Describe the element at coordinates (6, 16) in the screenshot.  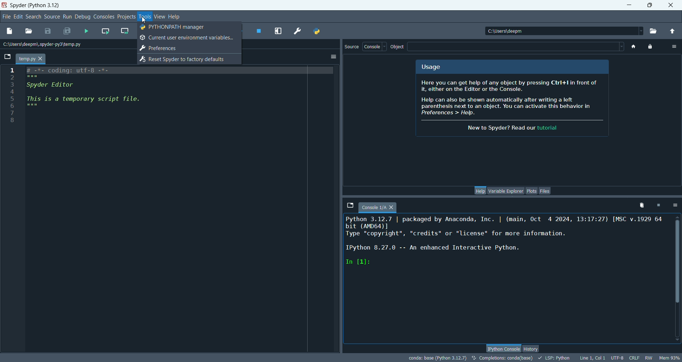
I see `file` at that location.